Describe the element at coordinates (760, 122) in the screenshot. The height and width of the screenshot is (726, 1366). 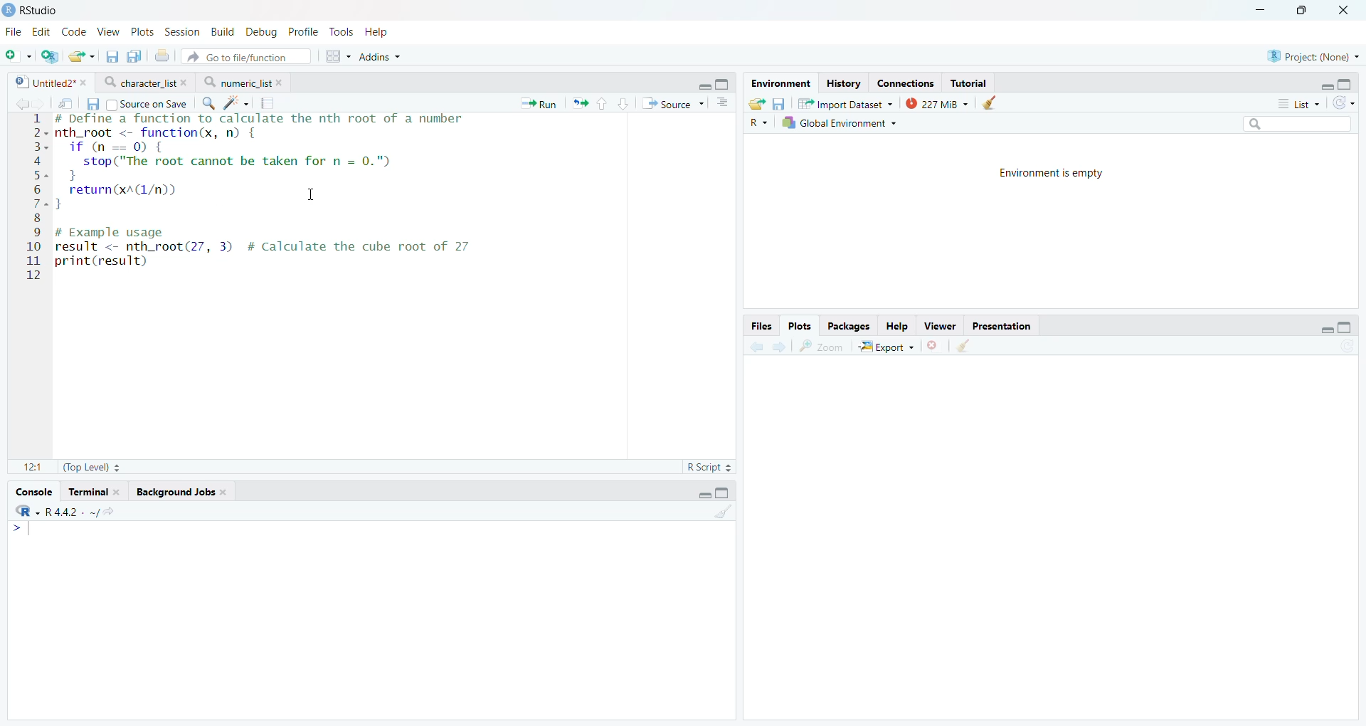
I see `R` at that location.